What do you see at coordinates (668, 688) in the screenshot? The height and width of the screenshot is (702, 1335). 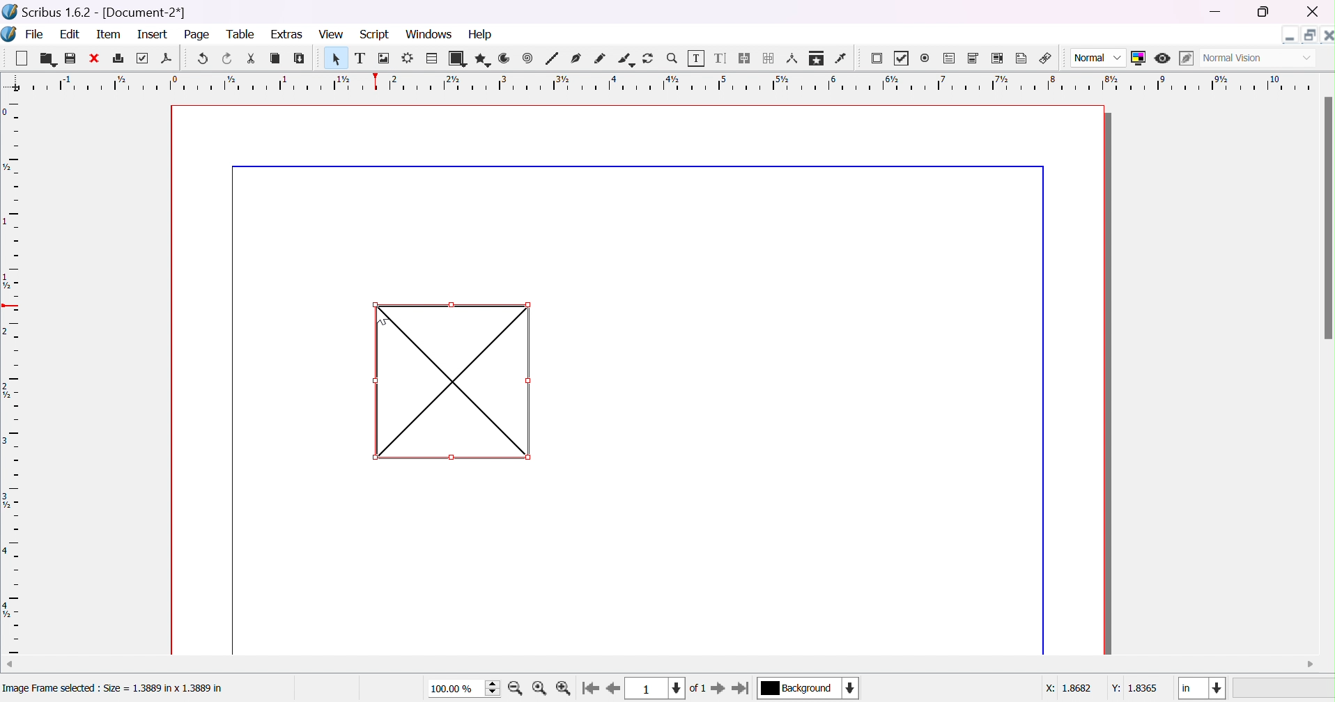 I see `current page` at bounding box center [668, 688].